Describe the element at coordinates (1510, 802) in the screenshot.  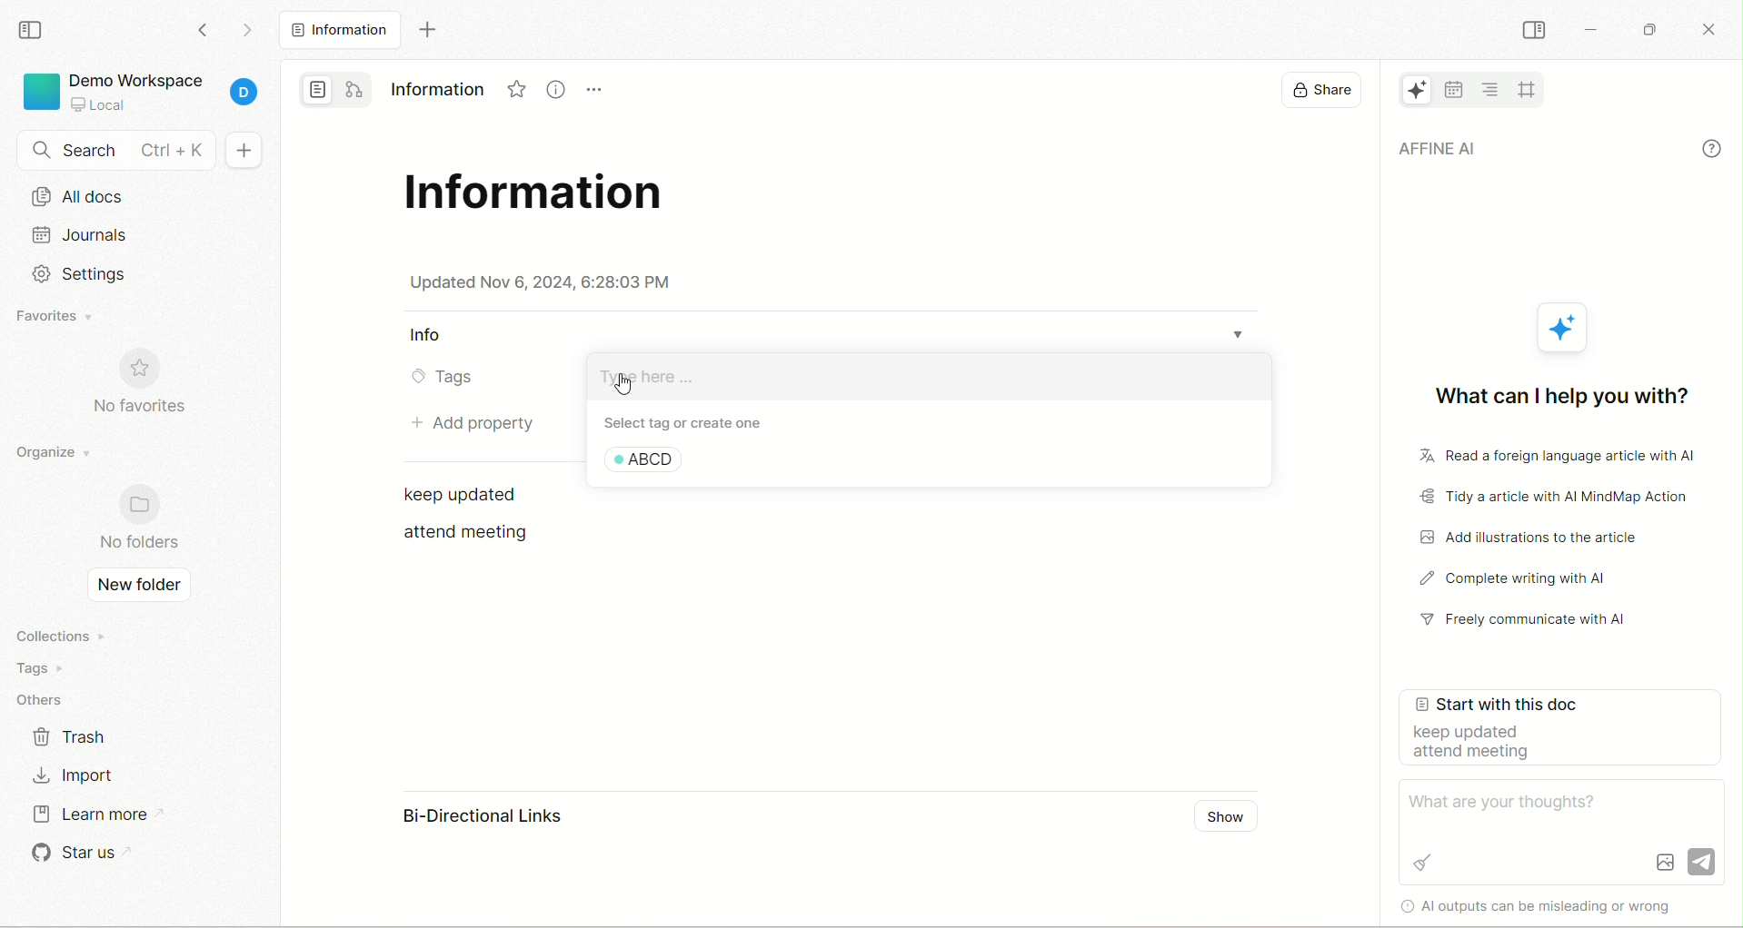
I see `What are your thoughts` at that location.